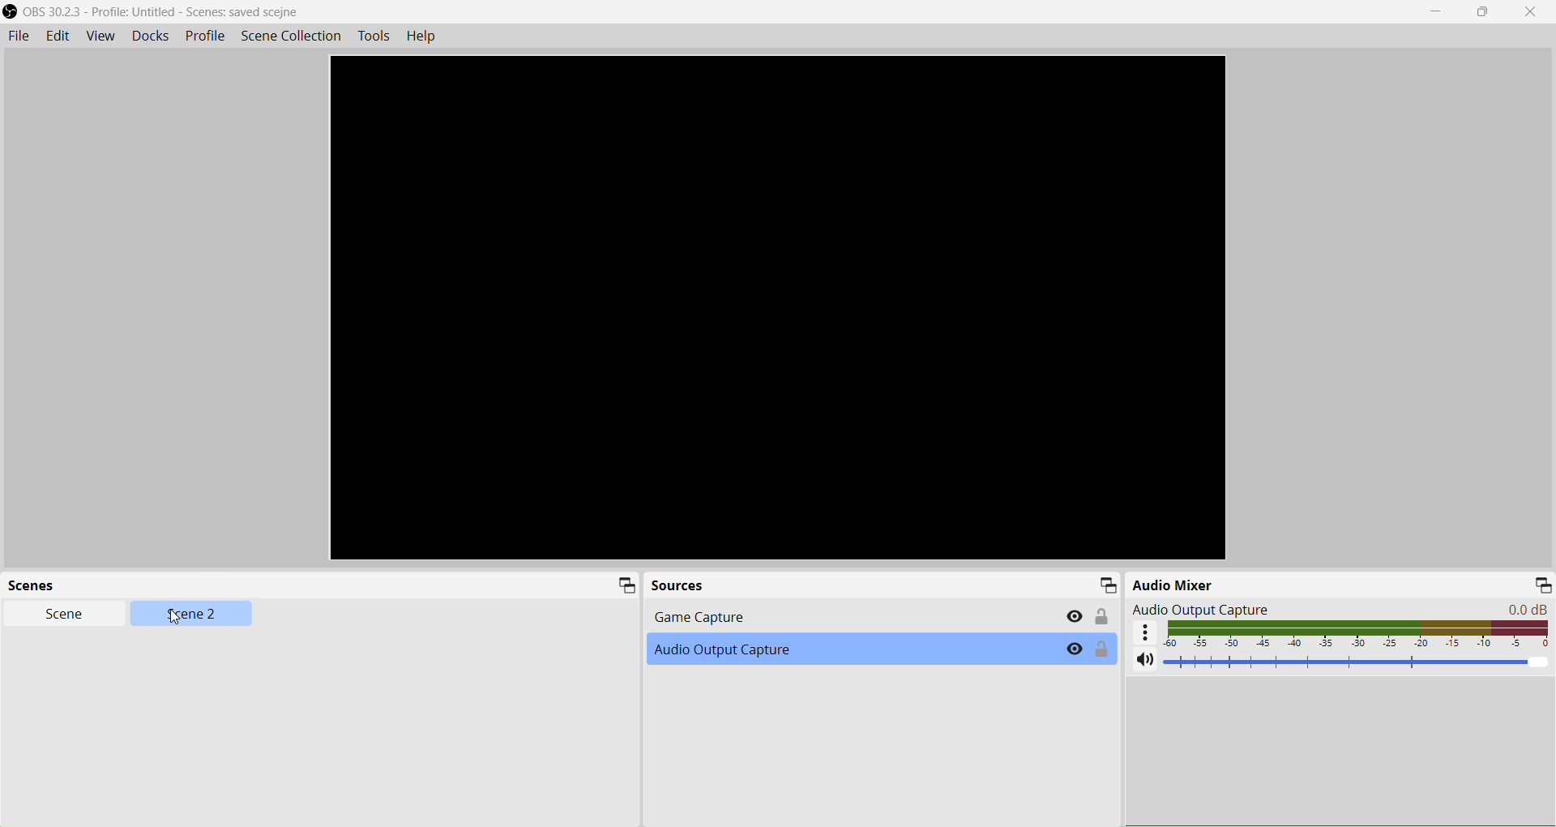 This screenshot has width=1556, height=827. I want to click on Edit, so click(55, 35).